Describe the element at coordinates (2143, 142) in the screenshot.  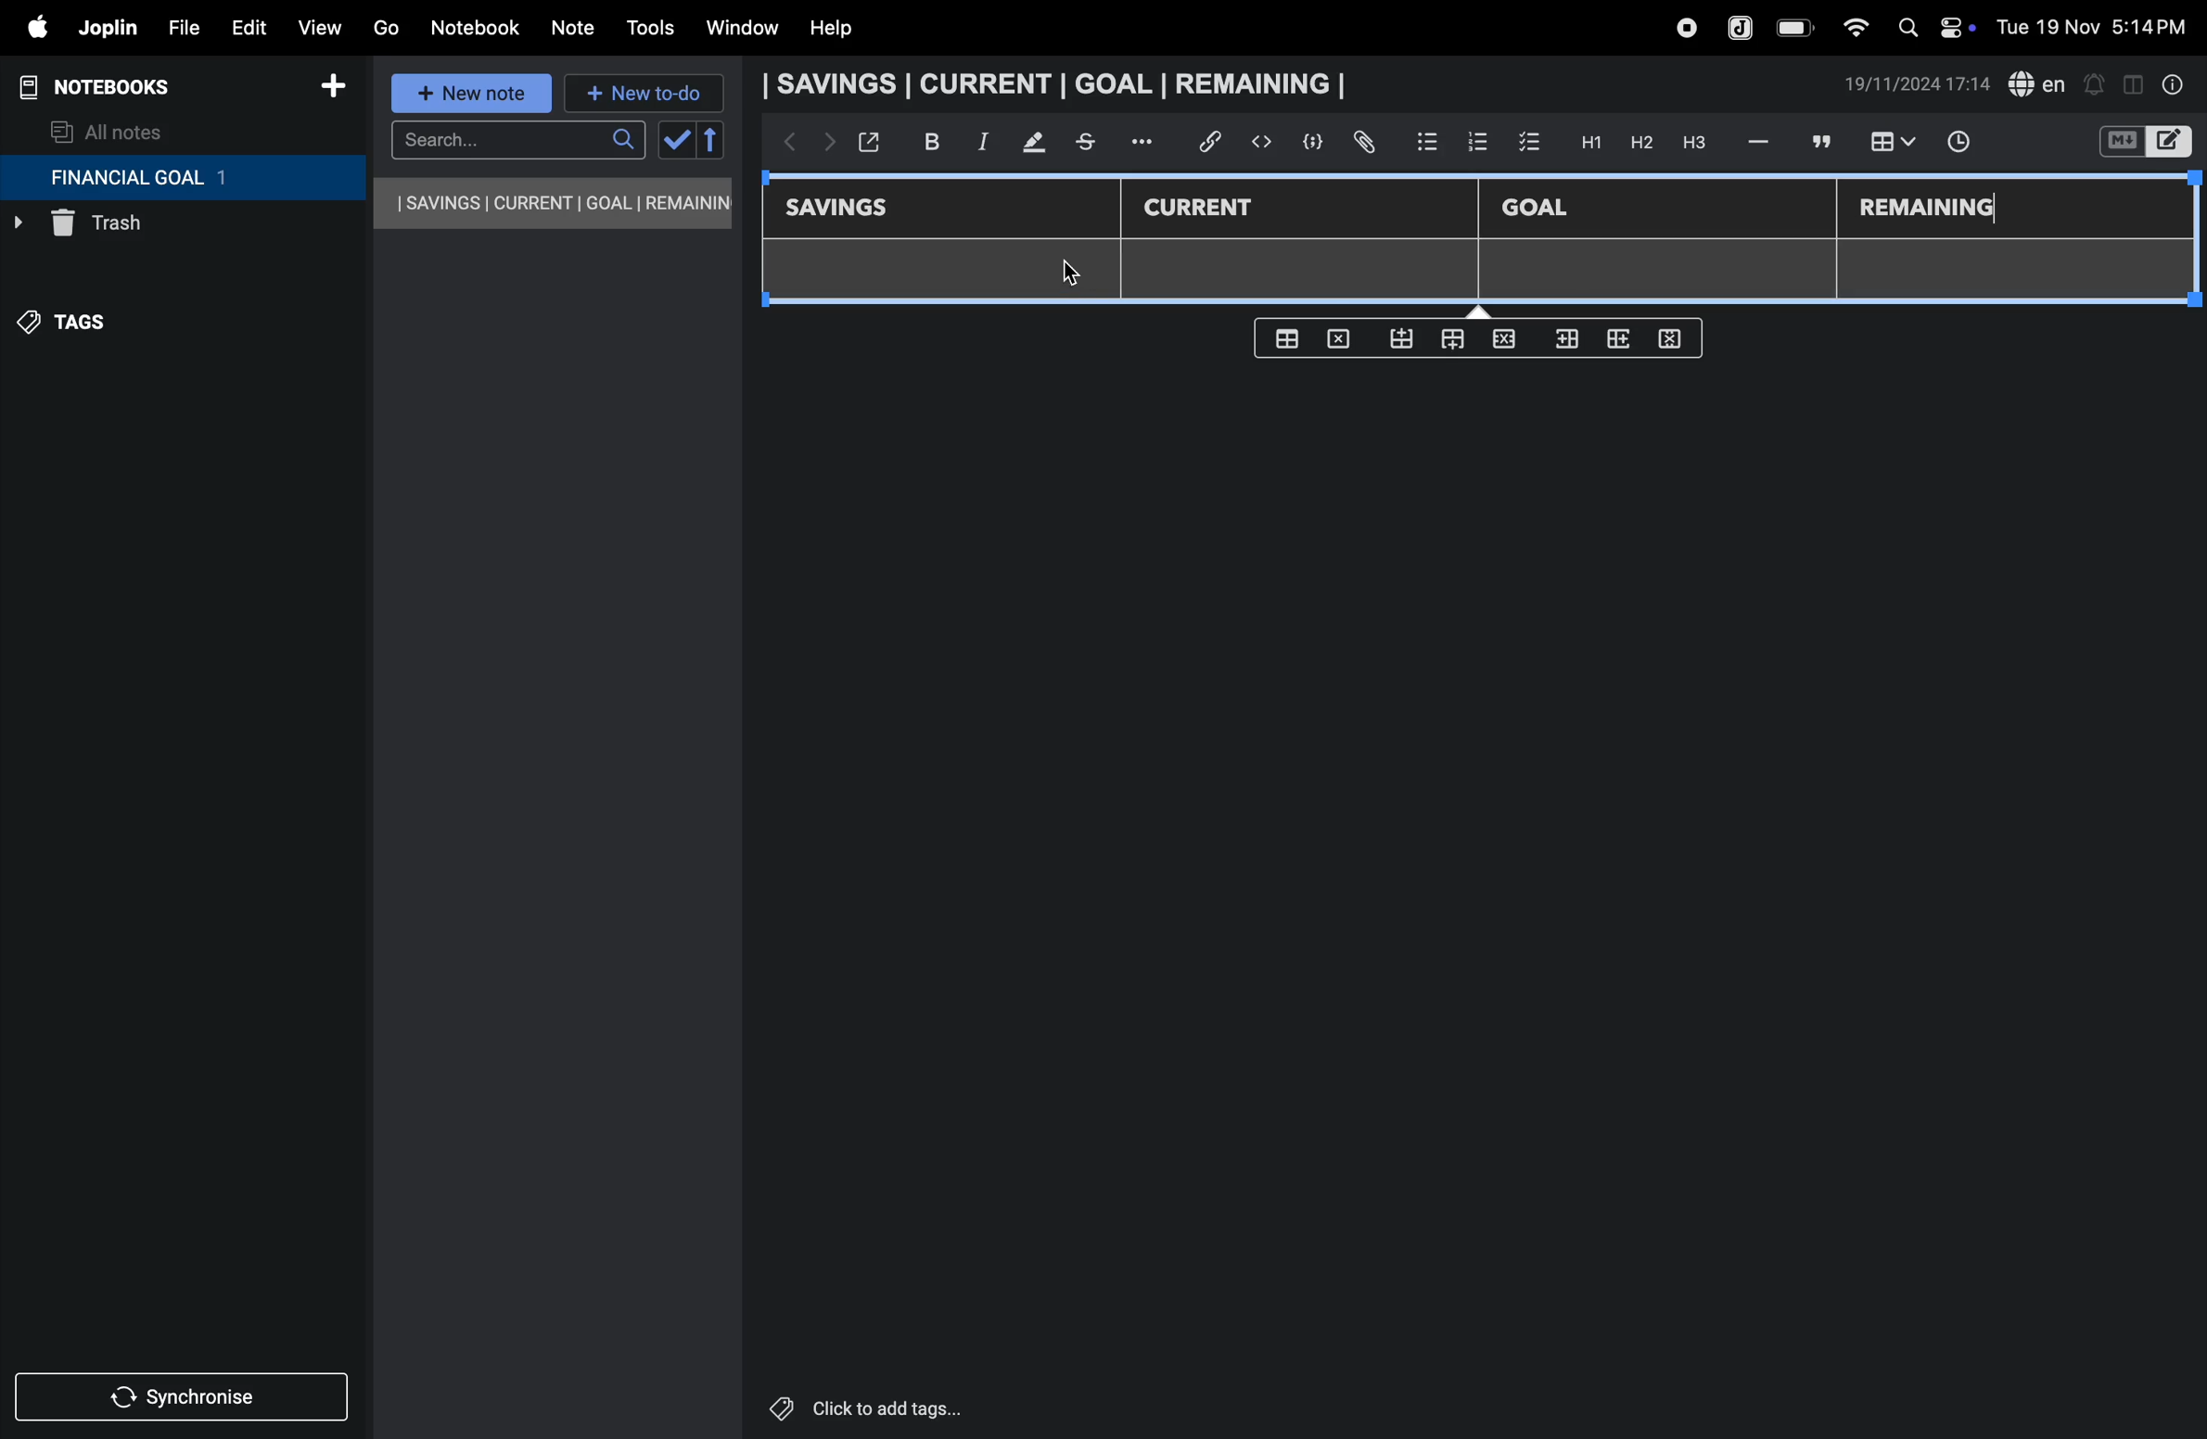
I see `switch editor` at that location.